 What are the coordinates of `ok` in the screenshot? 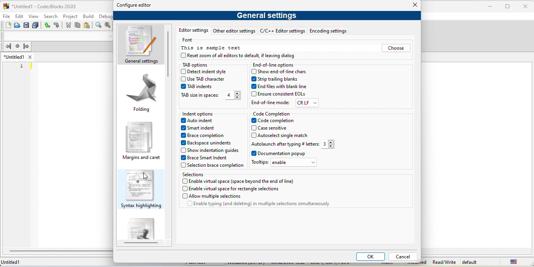 It's located at (370, 256).